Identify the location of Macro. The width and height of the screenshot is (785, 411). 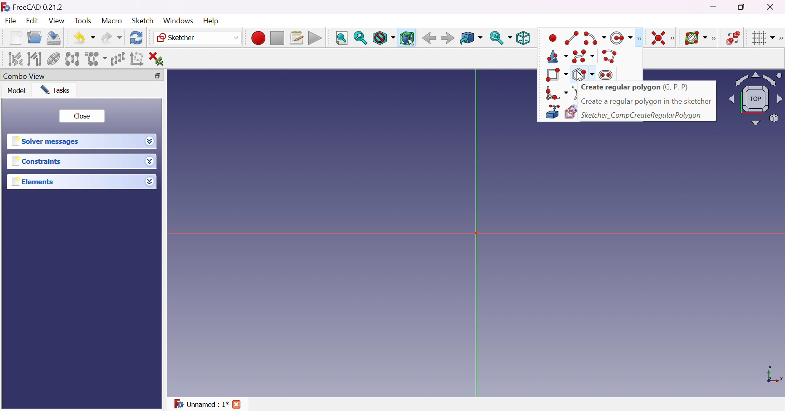
(112, 21).